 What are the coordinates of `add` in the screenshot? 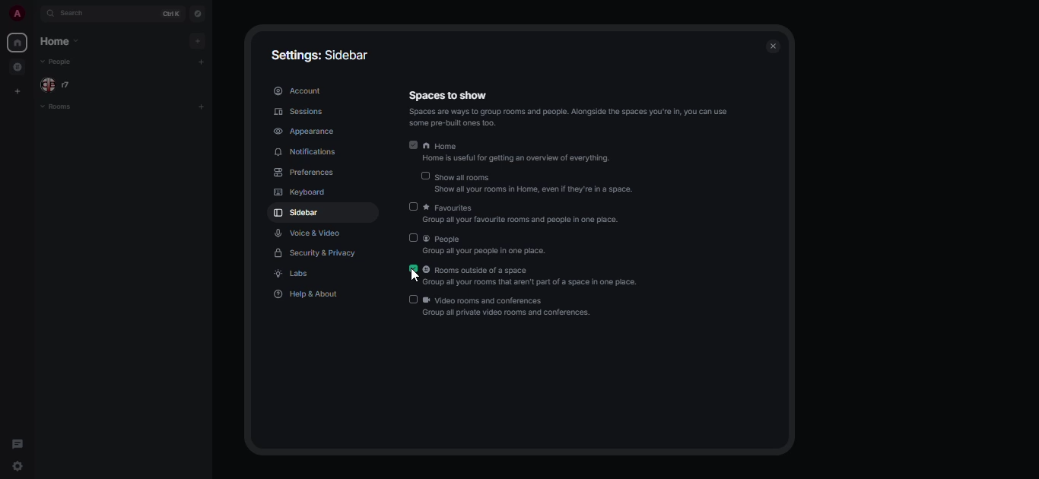 It's located at (195, 40).